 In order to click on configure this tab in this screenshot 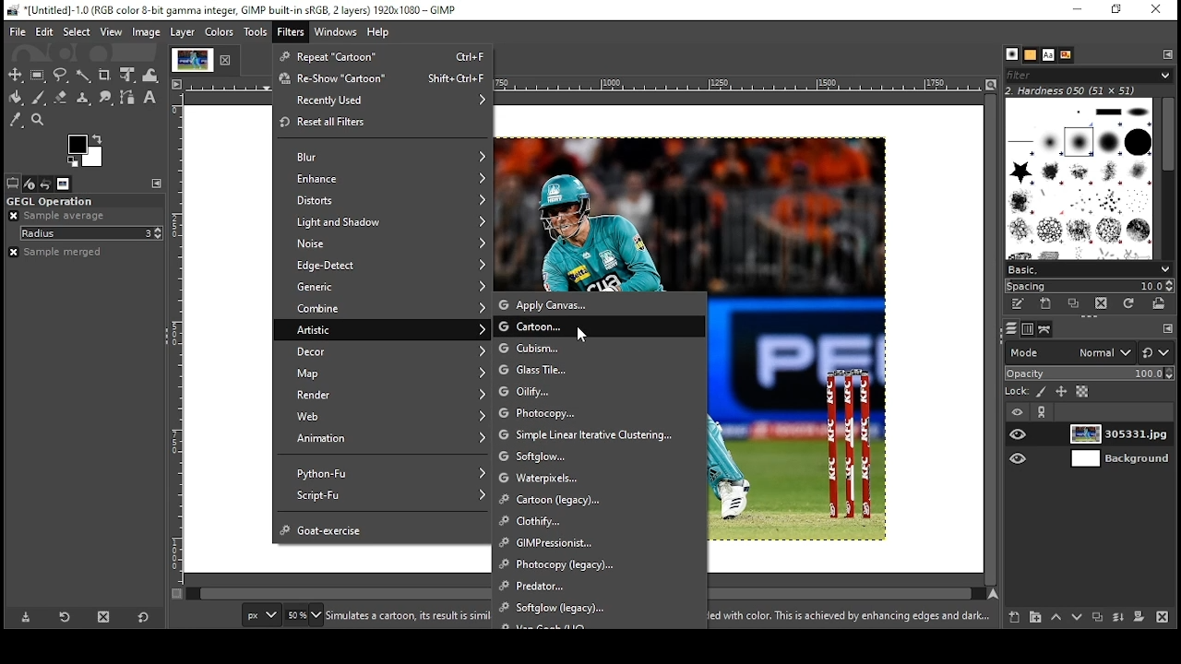, I will do `click(1166, 330)`.